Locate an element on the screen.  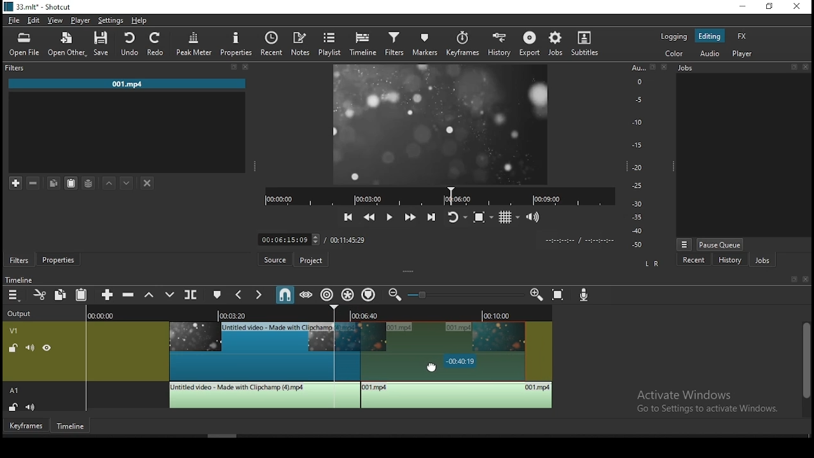
minimize is located at coordinates (742, 6).